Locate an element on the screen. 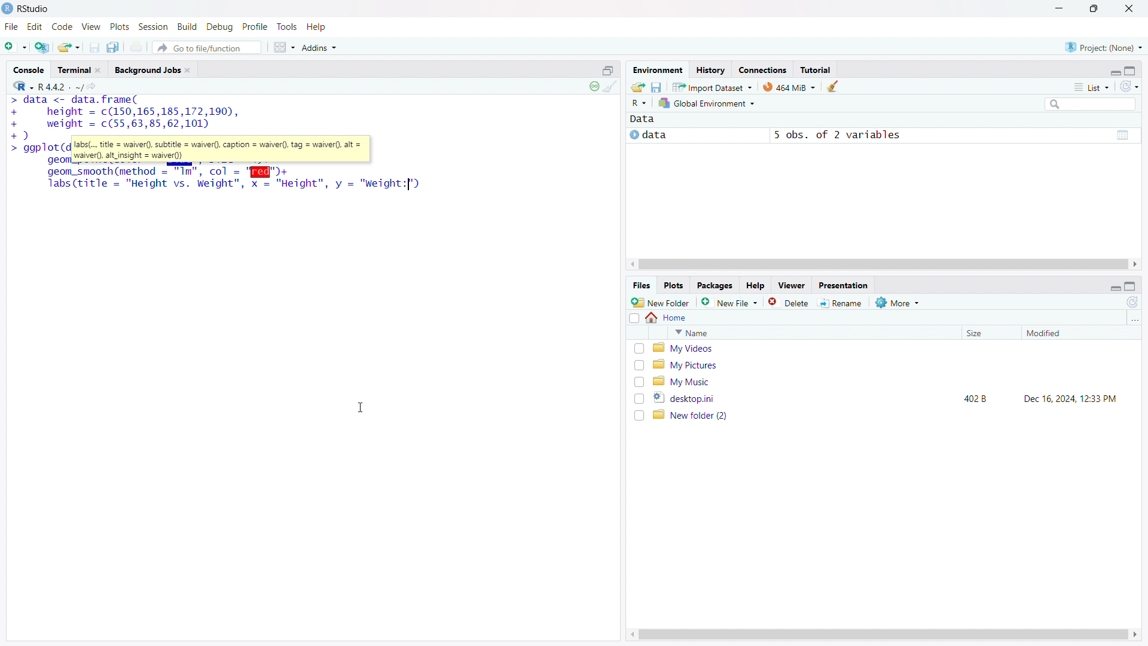  > data <- data.trame( is located at coordinates (74, 100).